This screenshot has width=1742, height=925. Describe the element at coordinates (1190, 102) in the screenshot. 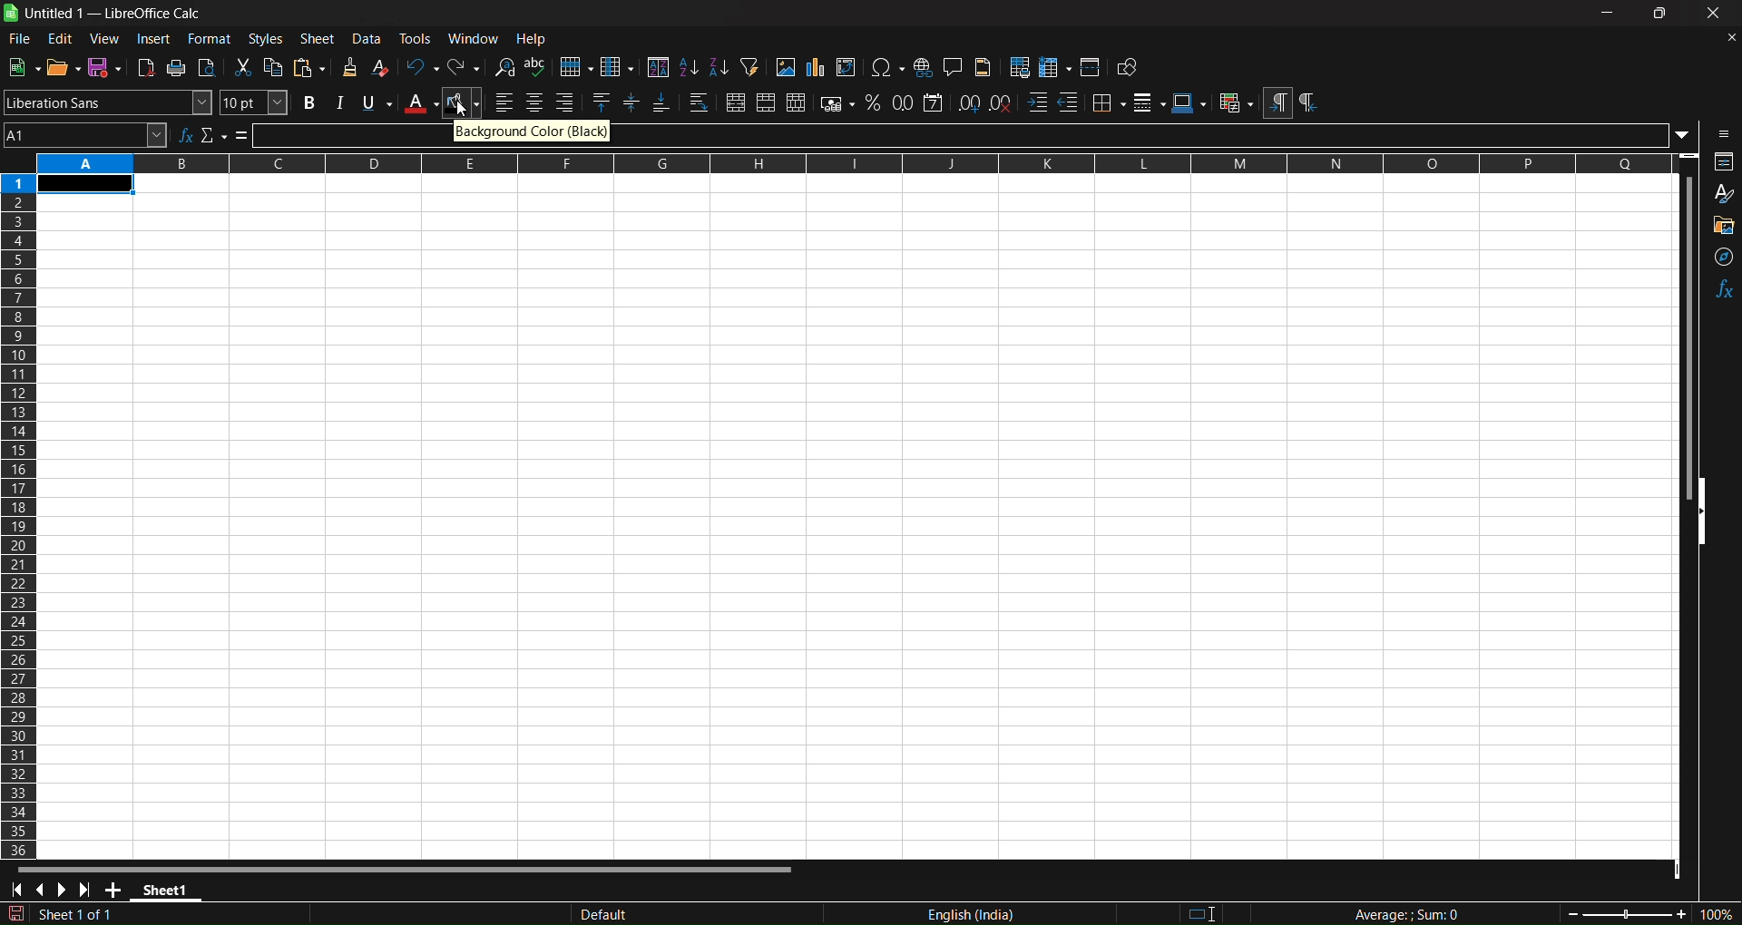

I see `border color` at that location.